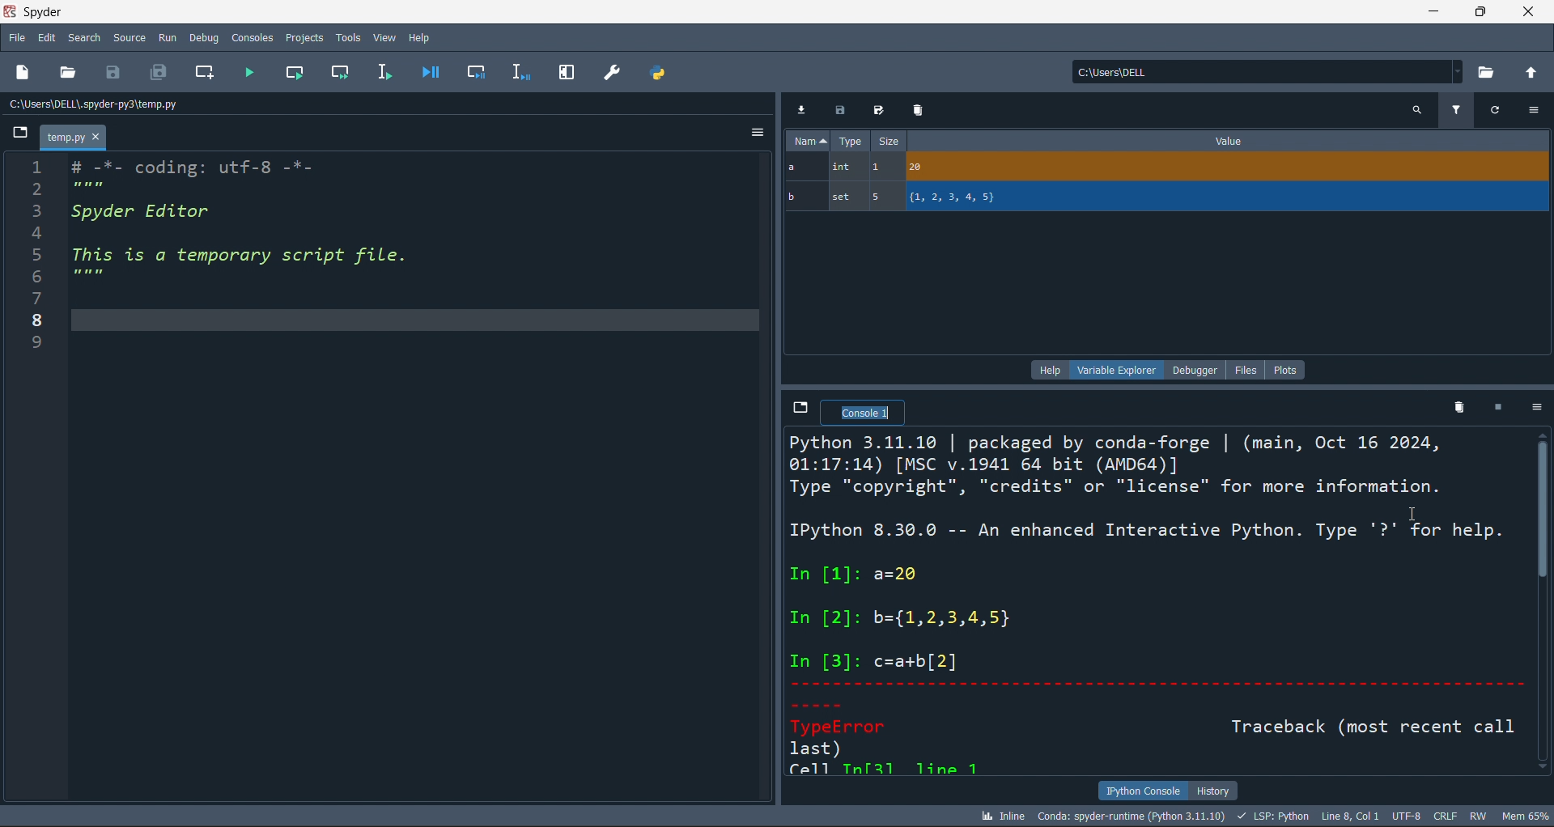  Describe the element at coordinates (415, 479) in the screenshot. I see `editor pane` at that location.